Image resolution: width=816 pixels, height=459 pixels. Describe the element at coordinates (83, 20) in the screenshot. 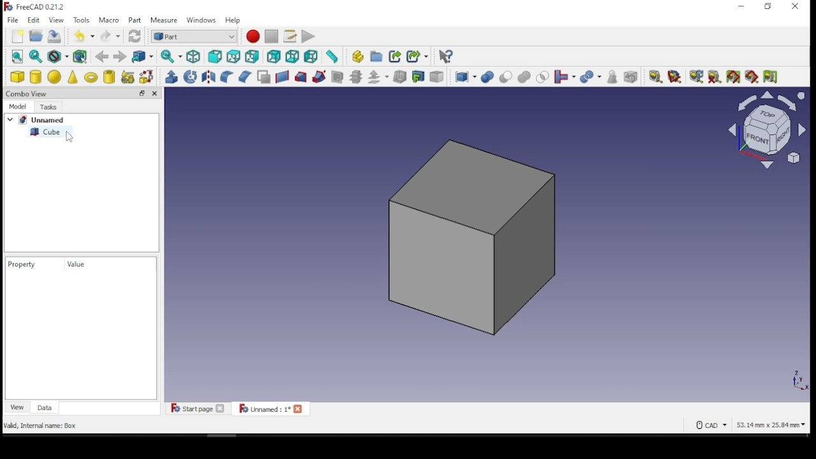

I see `tools` at that location.